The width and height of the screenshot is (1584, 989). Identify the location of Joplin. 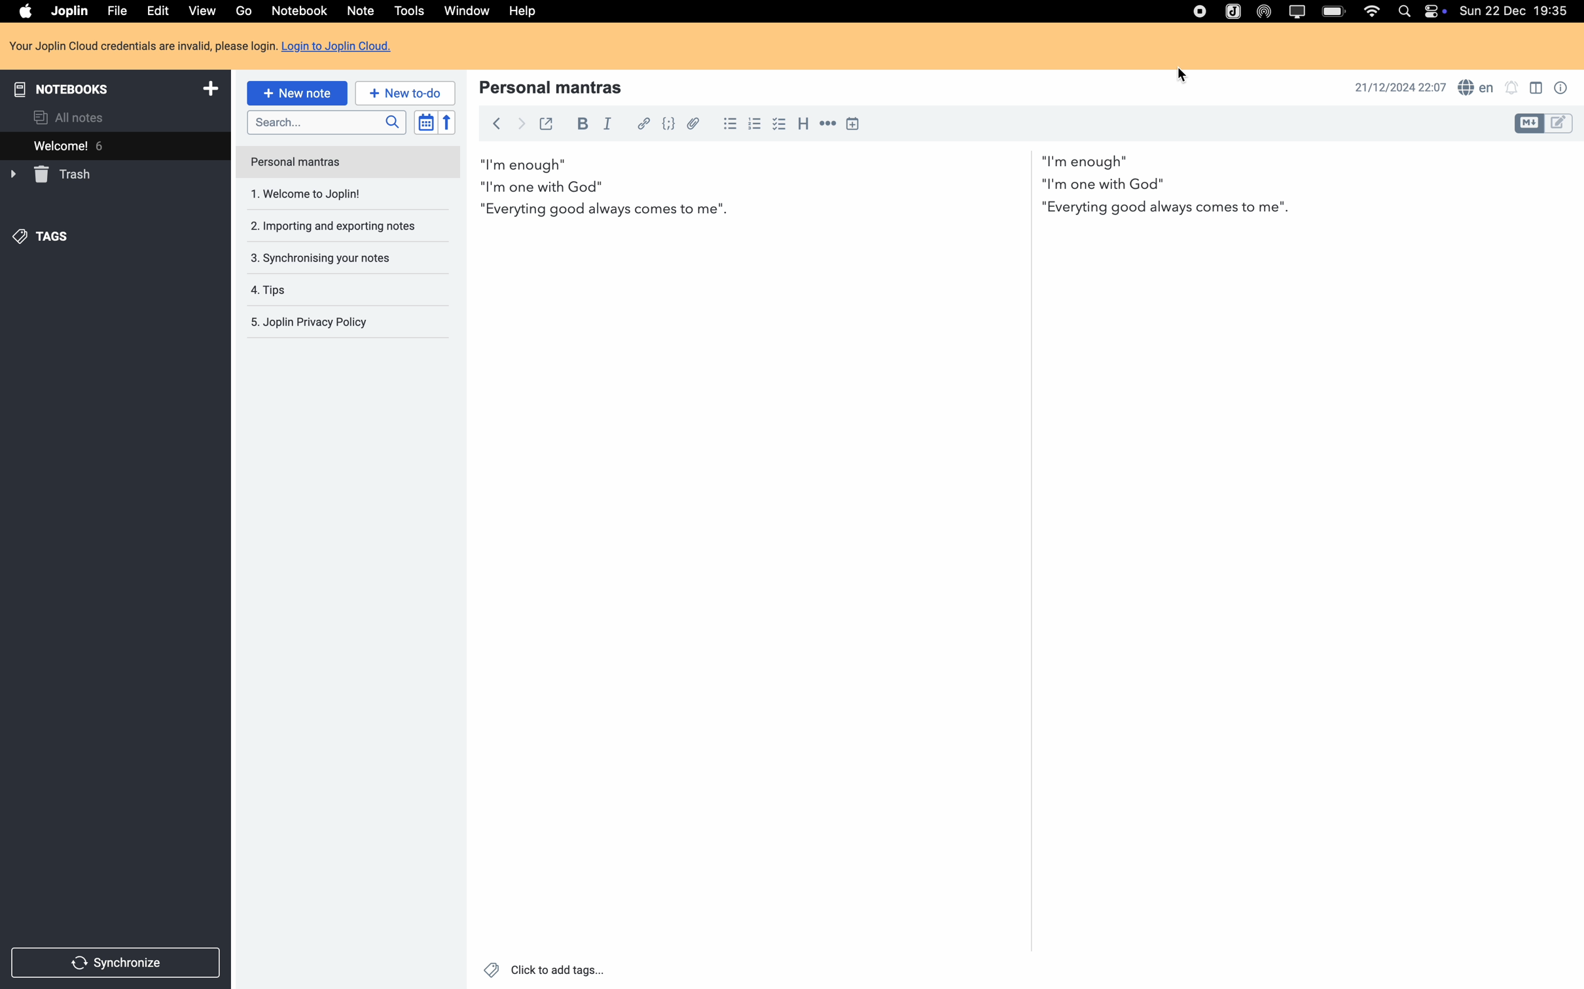
(70, 10).